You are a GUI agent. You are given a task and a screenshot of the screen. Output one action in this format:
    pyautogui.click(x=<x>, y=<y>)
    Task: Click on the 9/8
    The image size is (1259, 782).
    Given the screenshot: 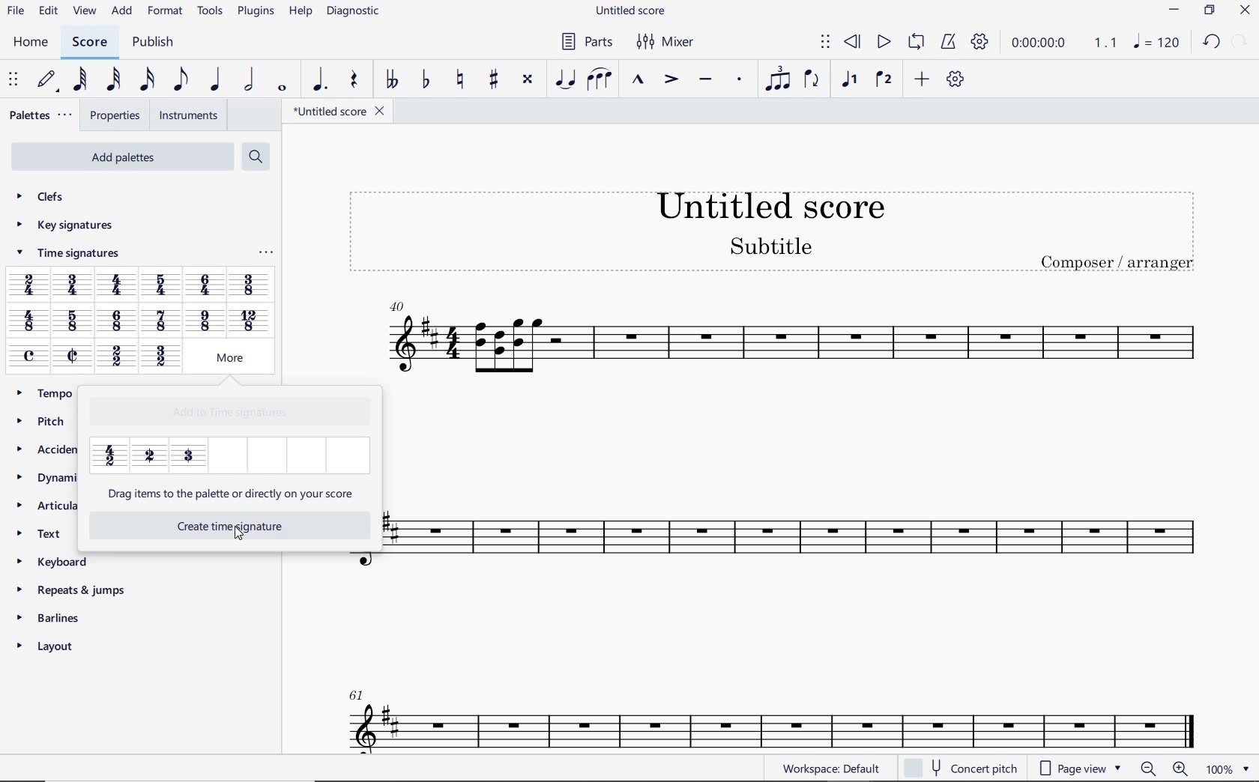 What is the action you would take?
    pyautogui.click(x=204, y=321)
    